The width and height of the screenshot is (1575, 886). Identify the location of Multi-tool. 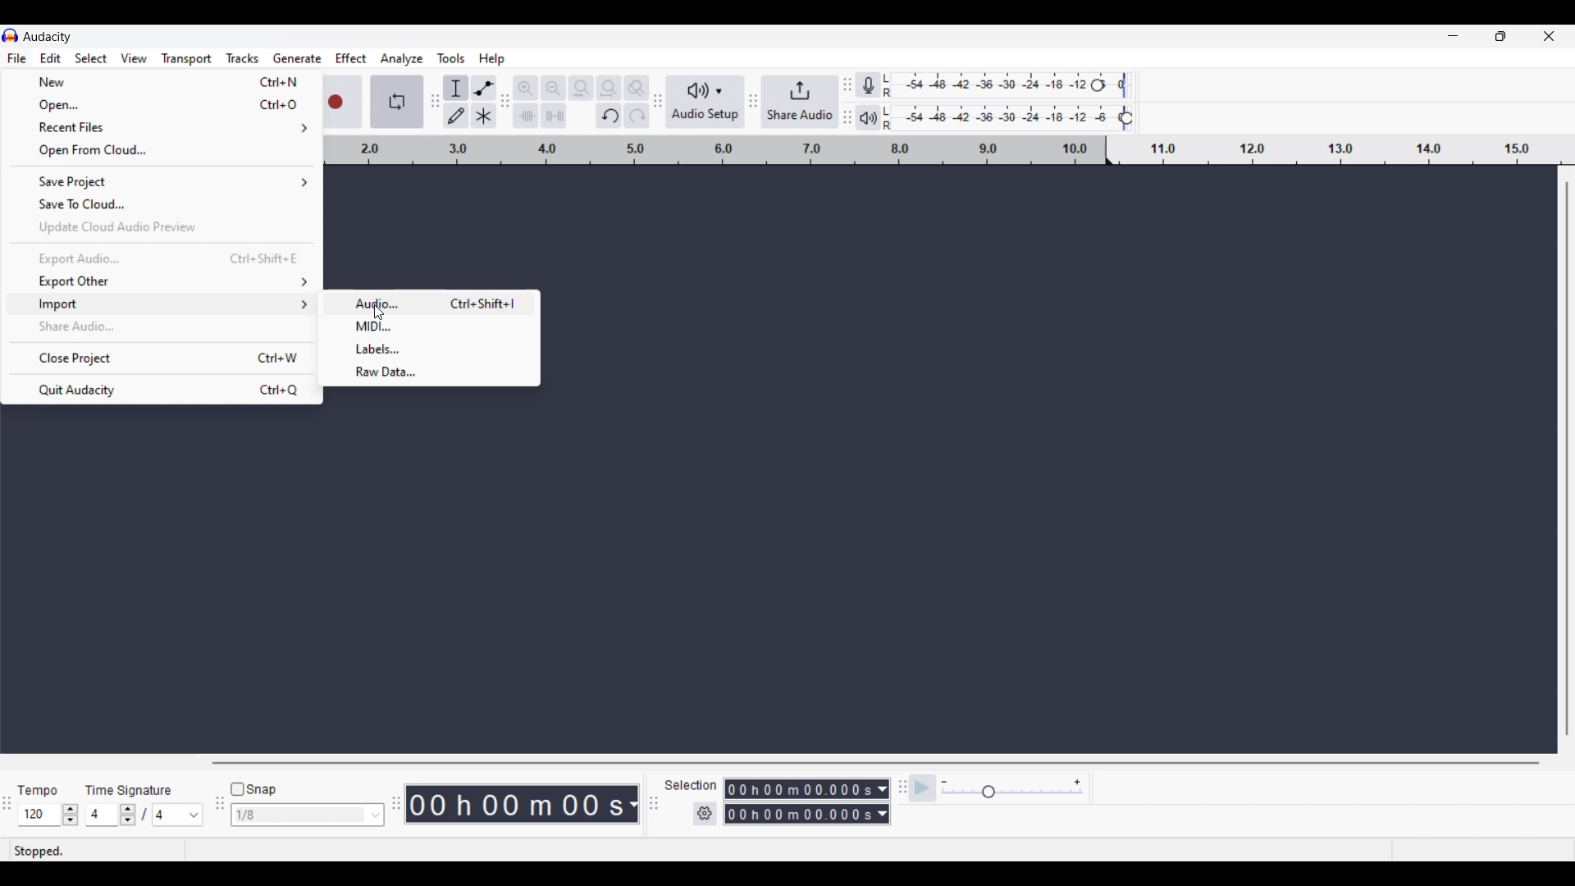
(483, 116).